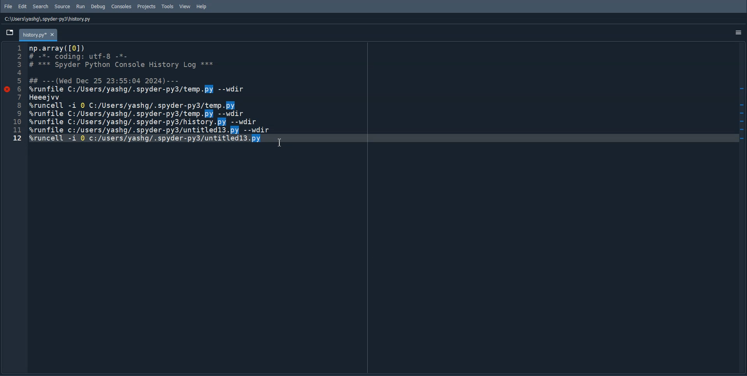 This screenshot has width=747, height=376. Describe the element at coordinates (40, 6) in the screenshot. I see `Search` at that location.